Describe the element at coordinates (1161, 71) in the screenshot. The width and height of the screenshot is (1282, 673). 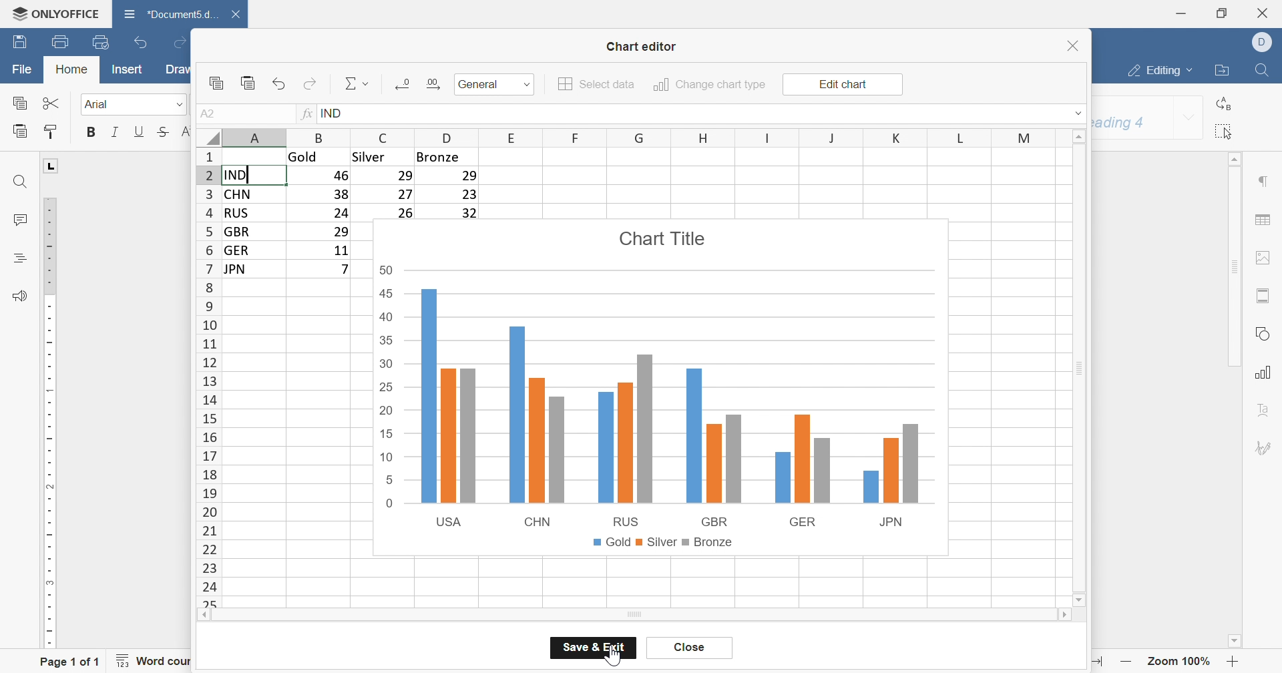
I see `editing` at that location.